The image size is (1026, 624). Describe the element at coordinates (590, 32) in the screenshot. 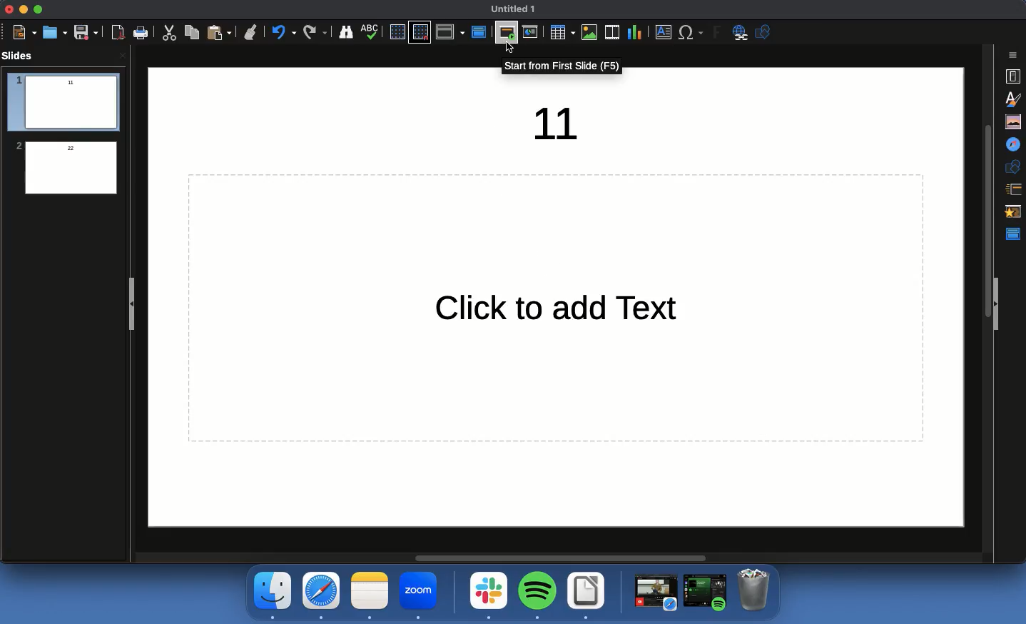

I see `Image` at that location.